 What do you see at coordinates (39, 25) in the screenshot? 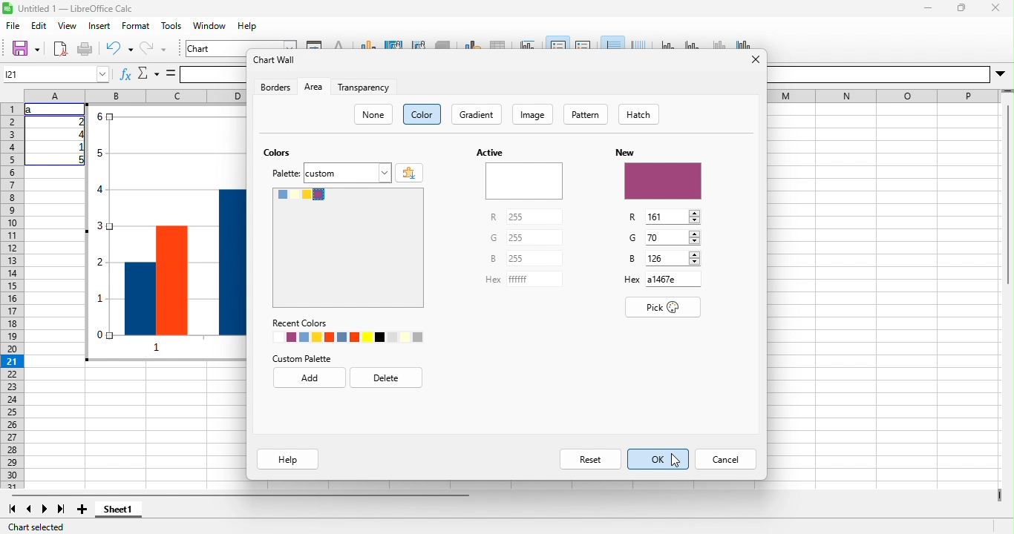
I see `edit` at bounding box center [39, 25].